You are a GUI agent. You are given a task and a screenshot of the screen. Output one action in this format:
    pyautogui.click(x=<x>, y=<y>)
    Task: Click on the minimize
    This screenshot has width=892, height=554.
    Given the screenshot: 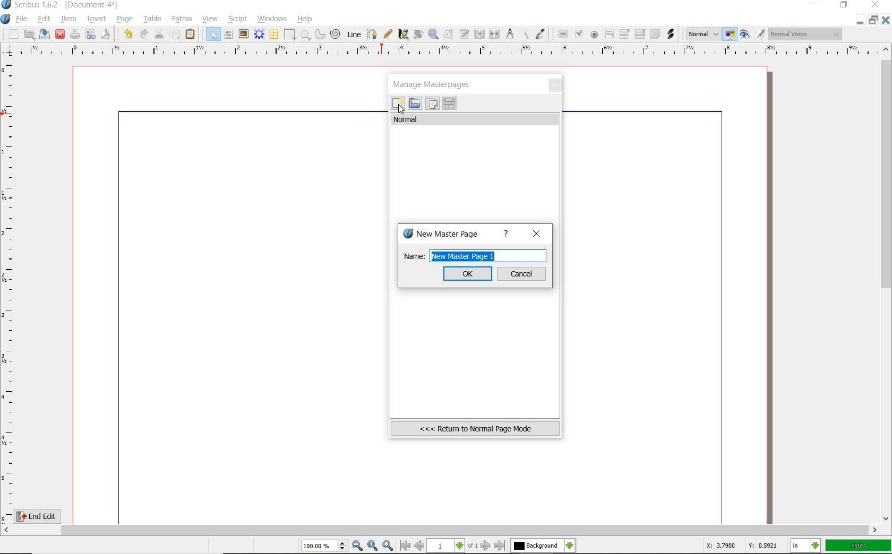 What is the action you would take?
    pyautogui.click(x=814, y=5)
    